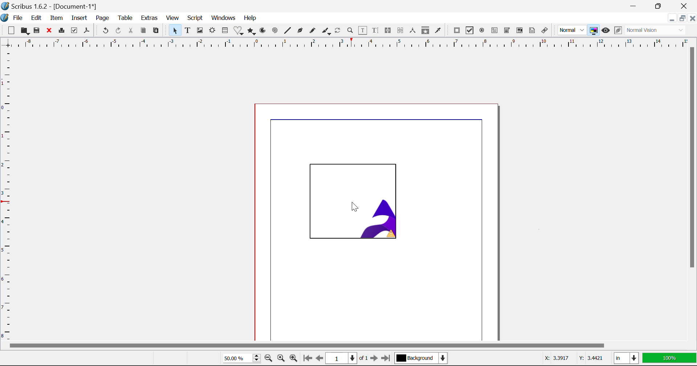 The width and height of the screenshot is (697, 366). I want to click on Undo, so click(105, 30).